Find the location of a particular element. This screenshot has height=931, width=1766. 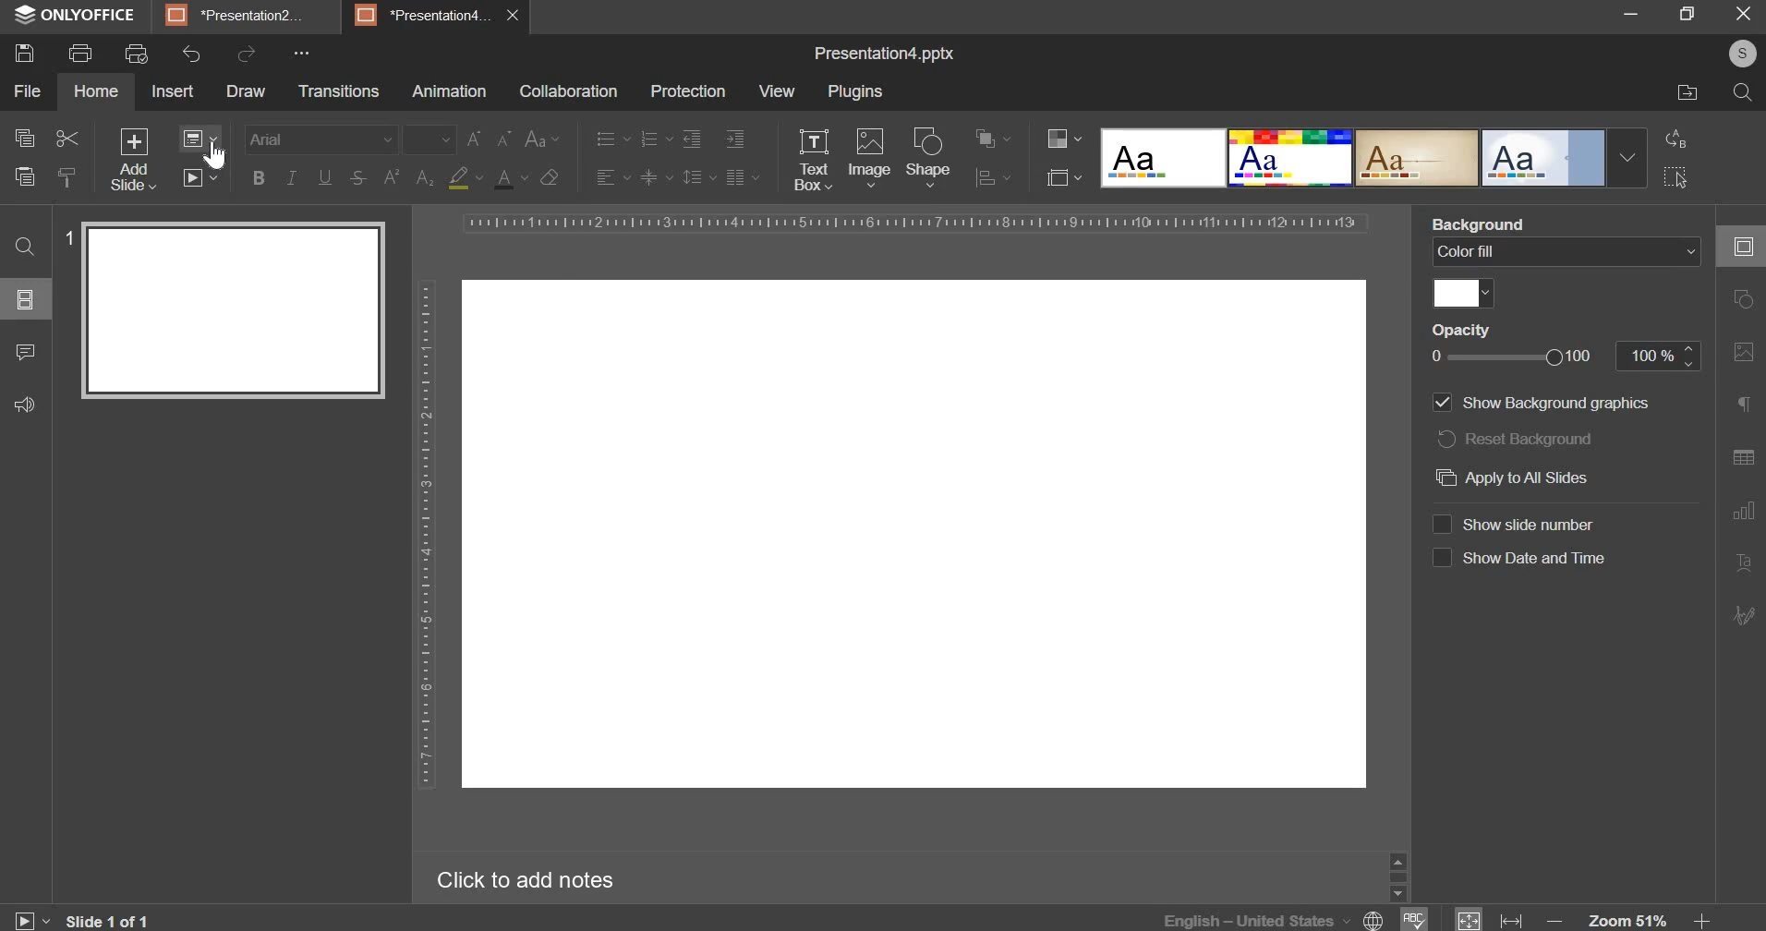

show date and time is located at coordinates (1537, 558).